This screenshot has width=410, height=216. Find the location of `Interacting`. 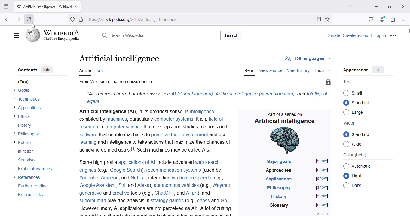

Interacting is located at coordinates (159, 177).